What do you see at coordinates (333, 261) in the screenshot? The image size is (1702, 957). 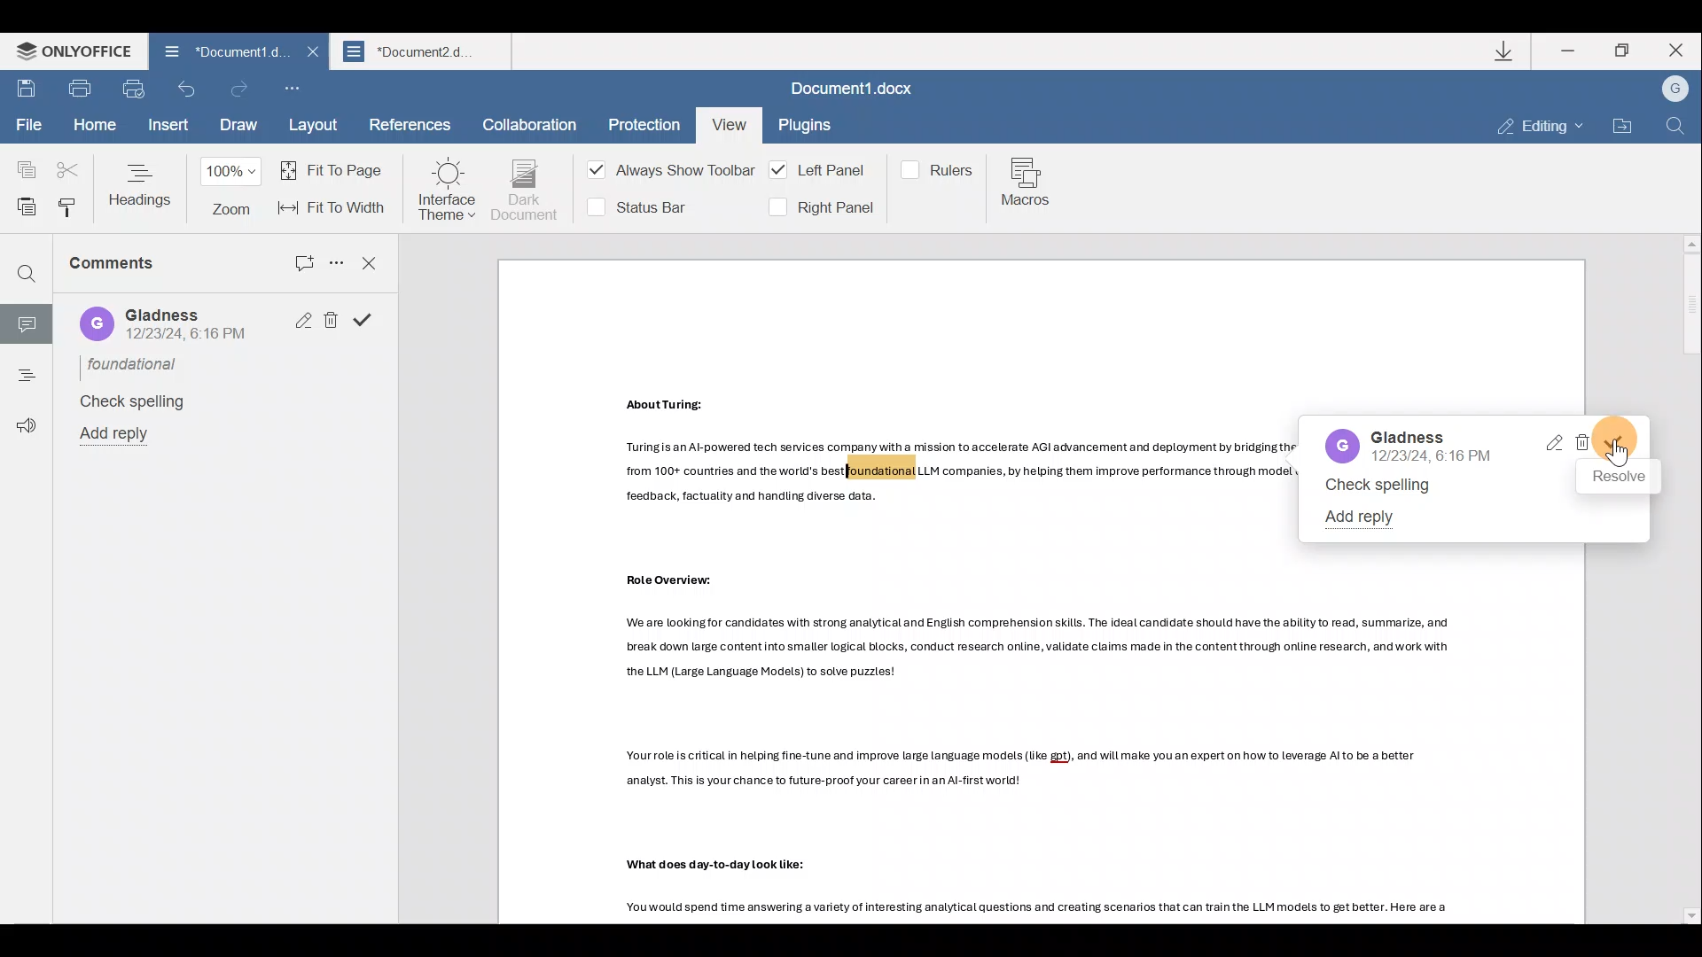 I see `Sort and more` at bounding box center [333, 261].